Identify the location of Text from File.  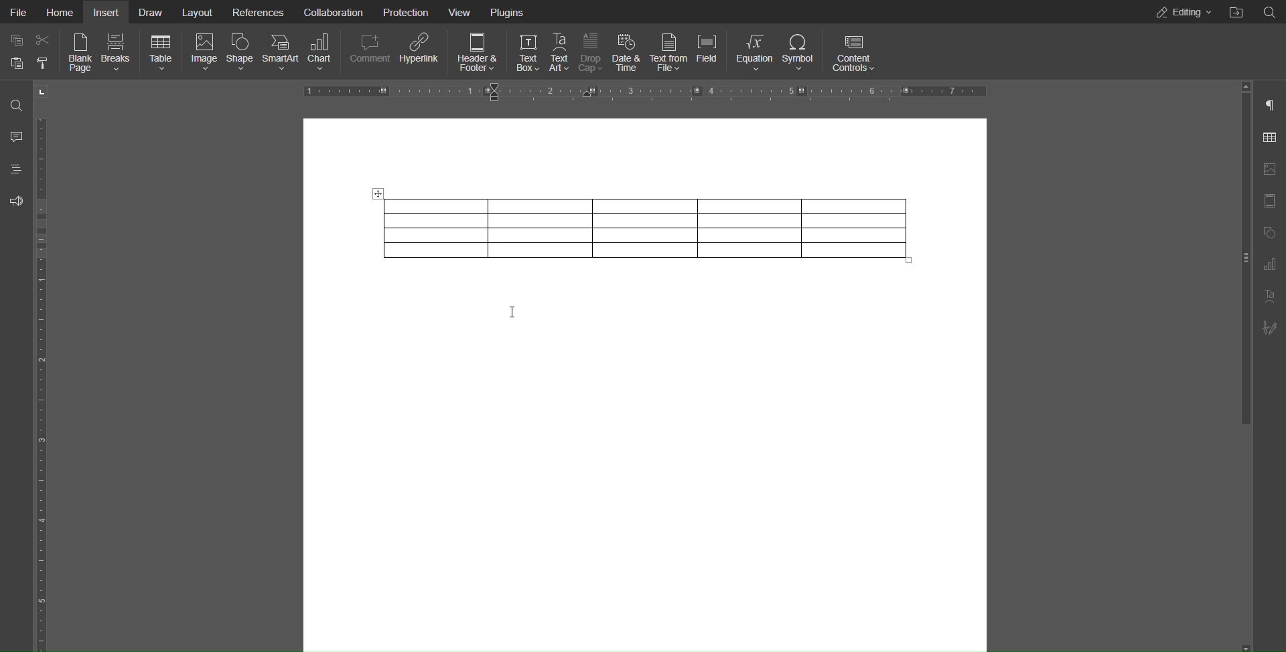
(669, 54).